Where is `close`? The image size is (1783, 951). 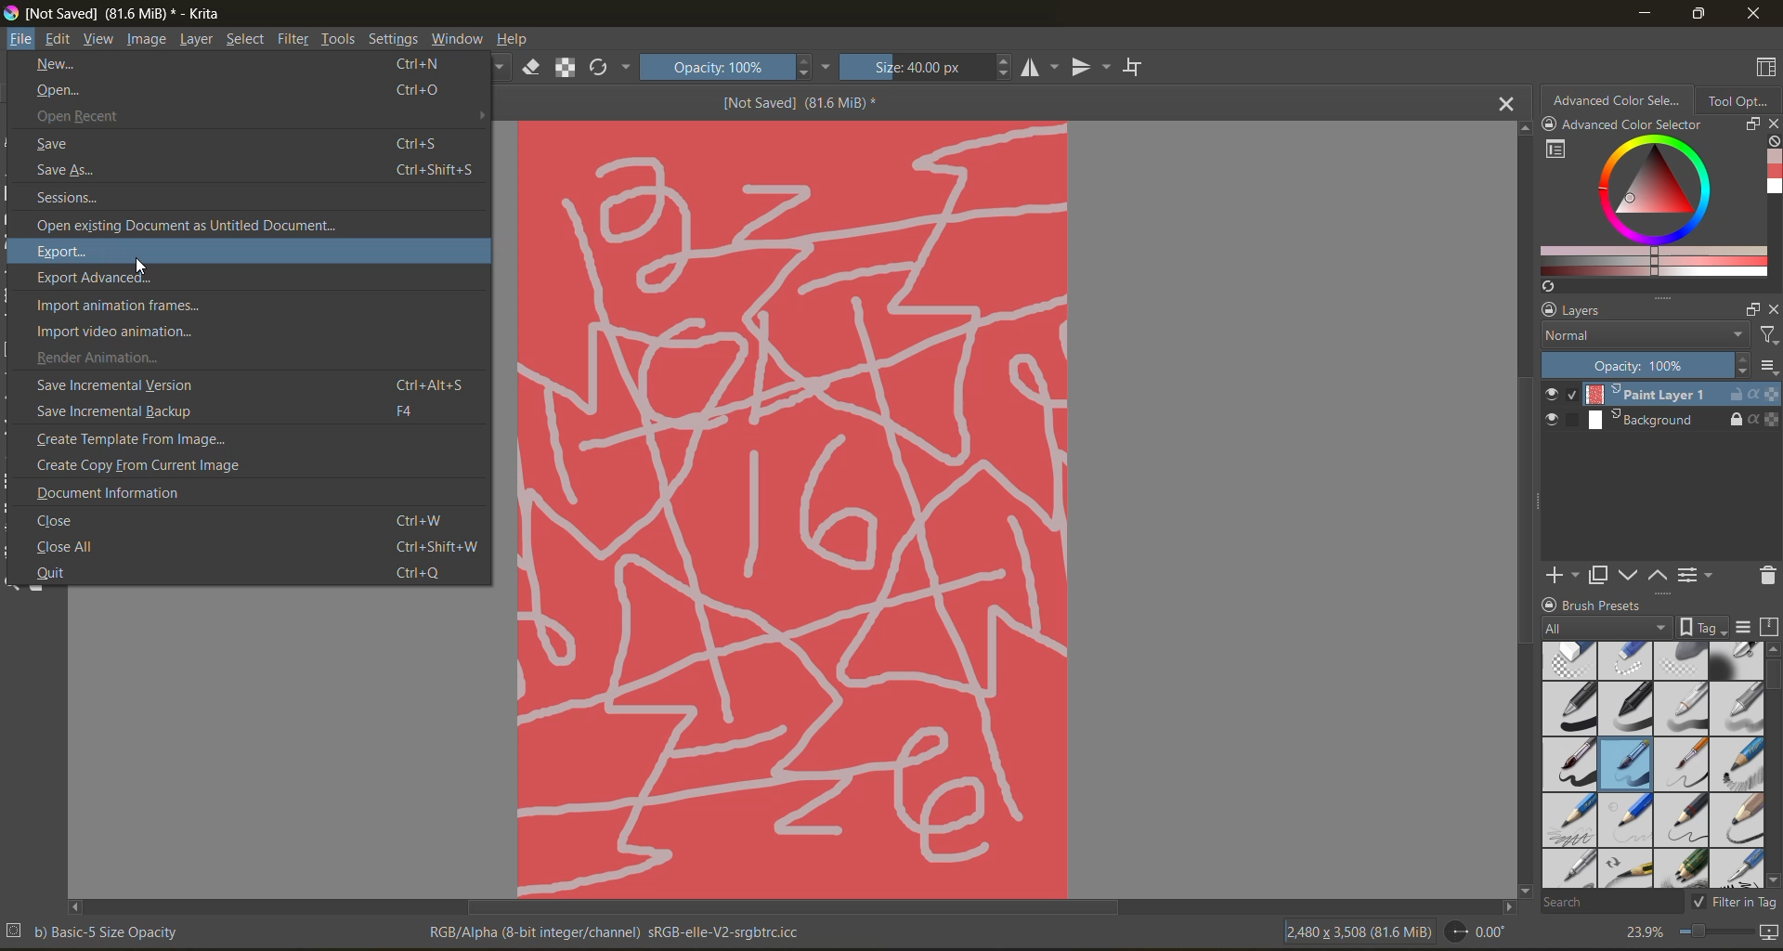 close is located at coordinates (1755, 13).